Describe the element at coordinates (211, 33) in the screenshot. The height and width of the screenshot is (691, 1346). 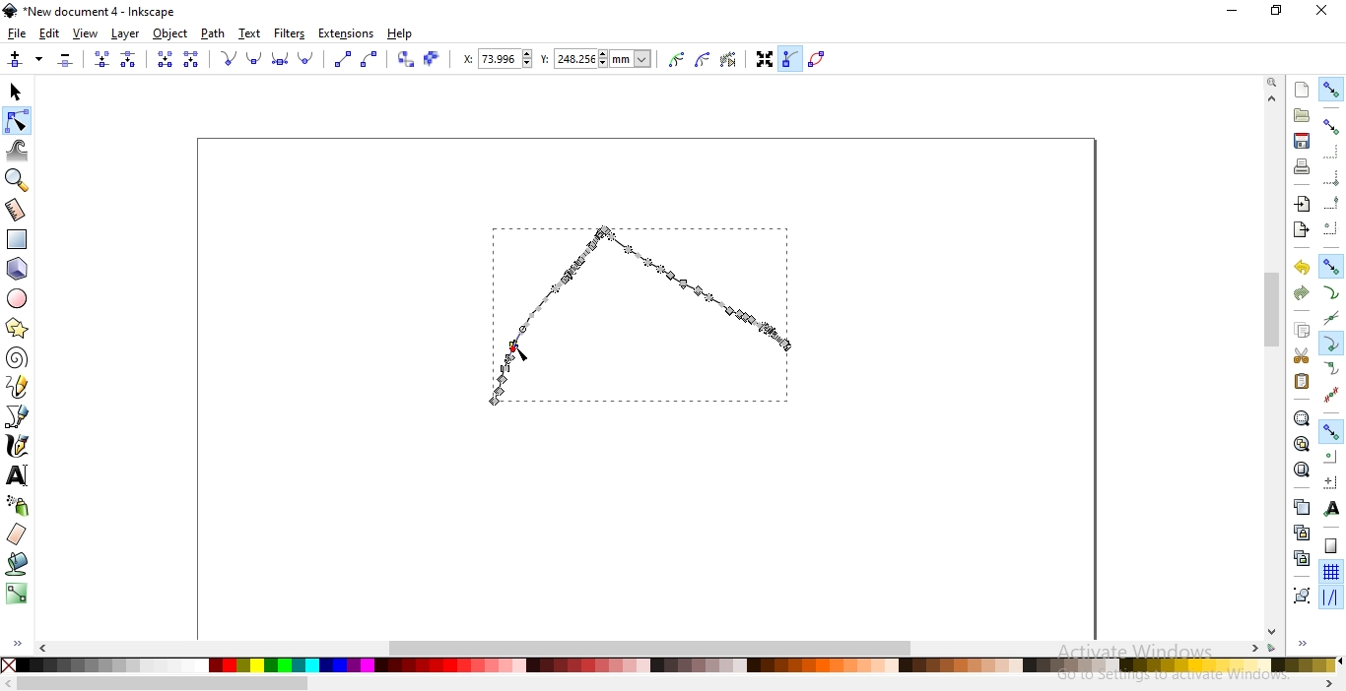
I see `path` at that location.